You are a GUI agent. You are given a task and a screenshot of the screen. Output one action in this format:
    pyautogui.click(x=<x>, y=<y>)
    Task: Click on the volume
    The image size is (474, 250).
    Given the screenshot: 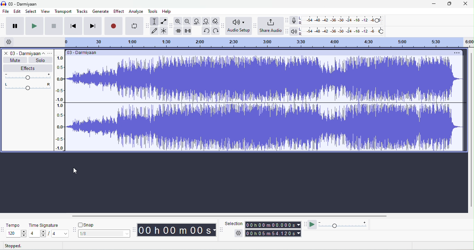 What is the action you would take?
    pyautogui.click(x=26, y=77)
    